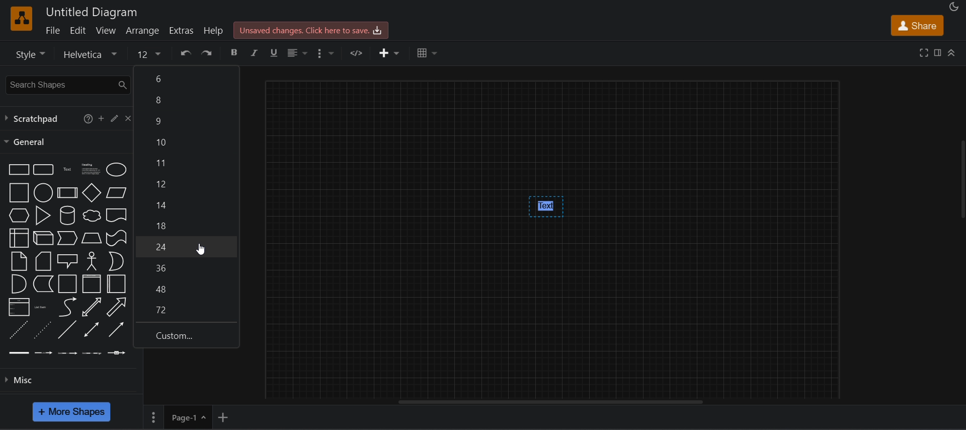 This screenshot has height=430, width=966. What do you see at coordinates (67, 170) in the screenshot?
I see `Text` at bounding box center [67, 170].